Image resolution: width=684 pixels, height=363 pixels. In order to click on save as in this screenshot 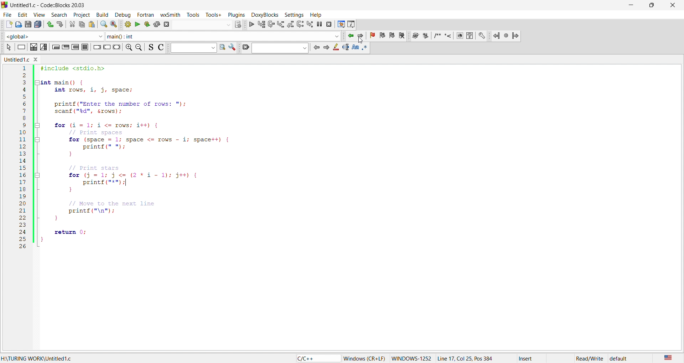, I will do `click(29, 24)`.